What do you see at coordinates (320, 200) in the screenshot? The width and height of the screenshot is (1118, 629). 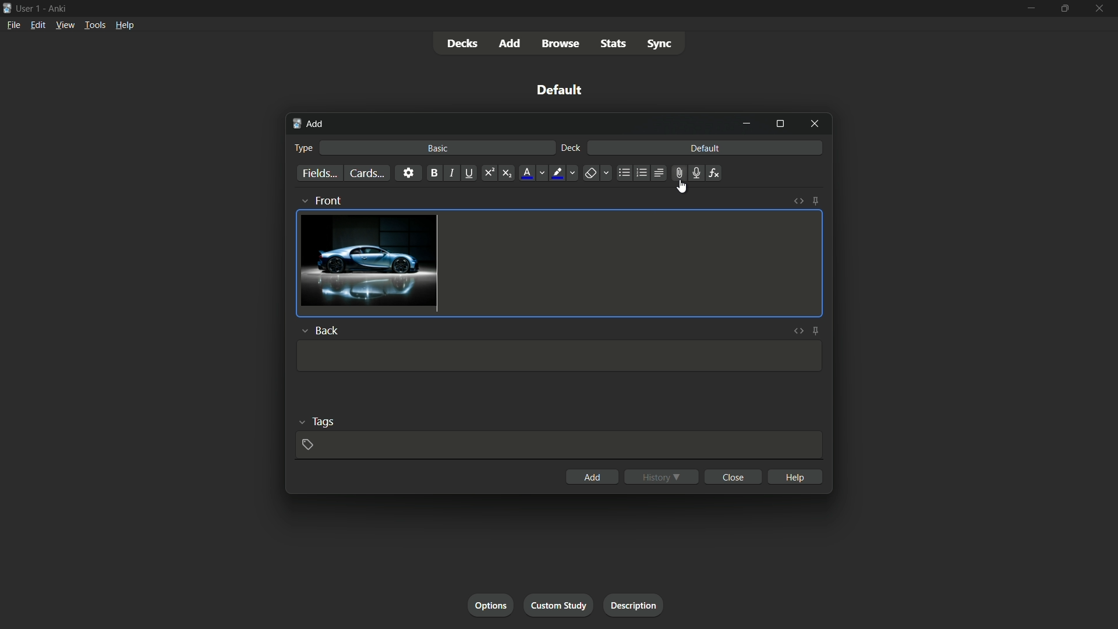 I see `front` at bounding box center [320, 200].